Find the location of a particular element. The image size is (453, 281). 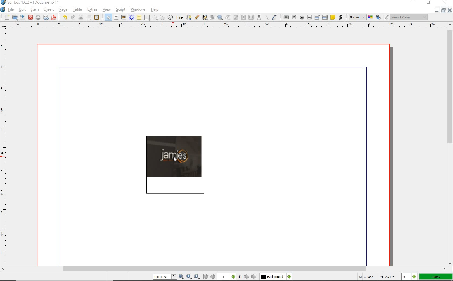

unlink text frames is located at coordinates (251, 17).